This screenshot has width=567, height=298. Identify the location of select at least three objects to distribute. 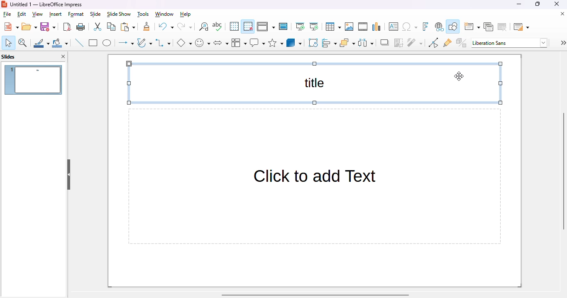
(366, 43).